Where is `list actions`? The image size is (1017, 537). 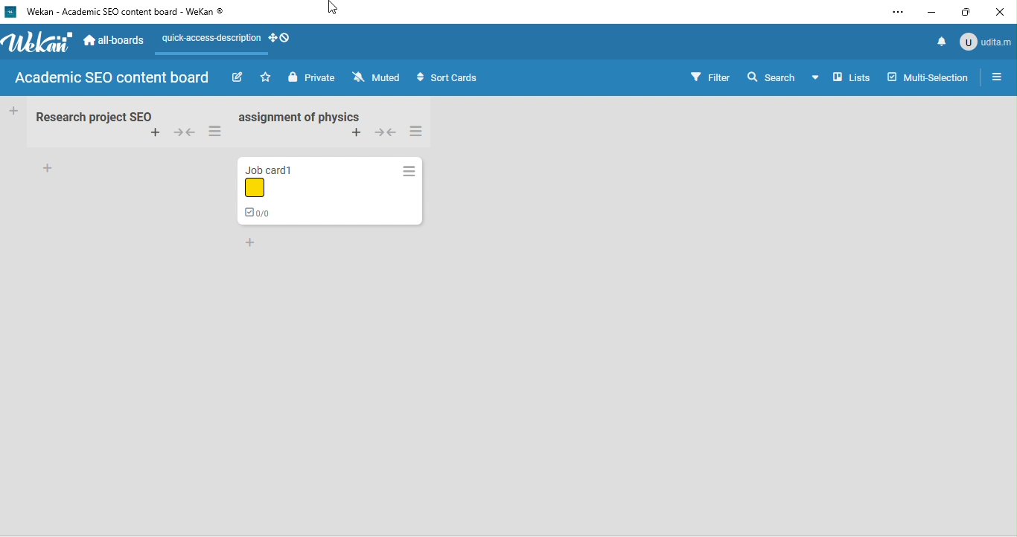
list actions is located at coordinates (424, 132).